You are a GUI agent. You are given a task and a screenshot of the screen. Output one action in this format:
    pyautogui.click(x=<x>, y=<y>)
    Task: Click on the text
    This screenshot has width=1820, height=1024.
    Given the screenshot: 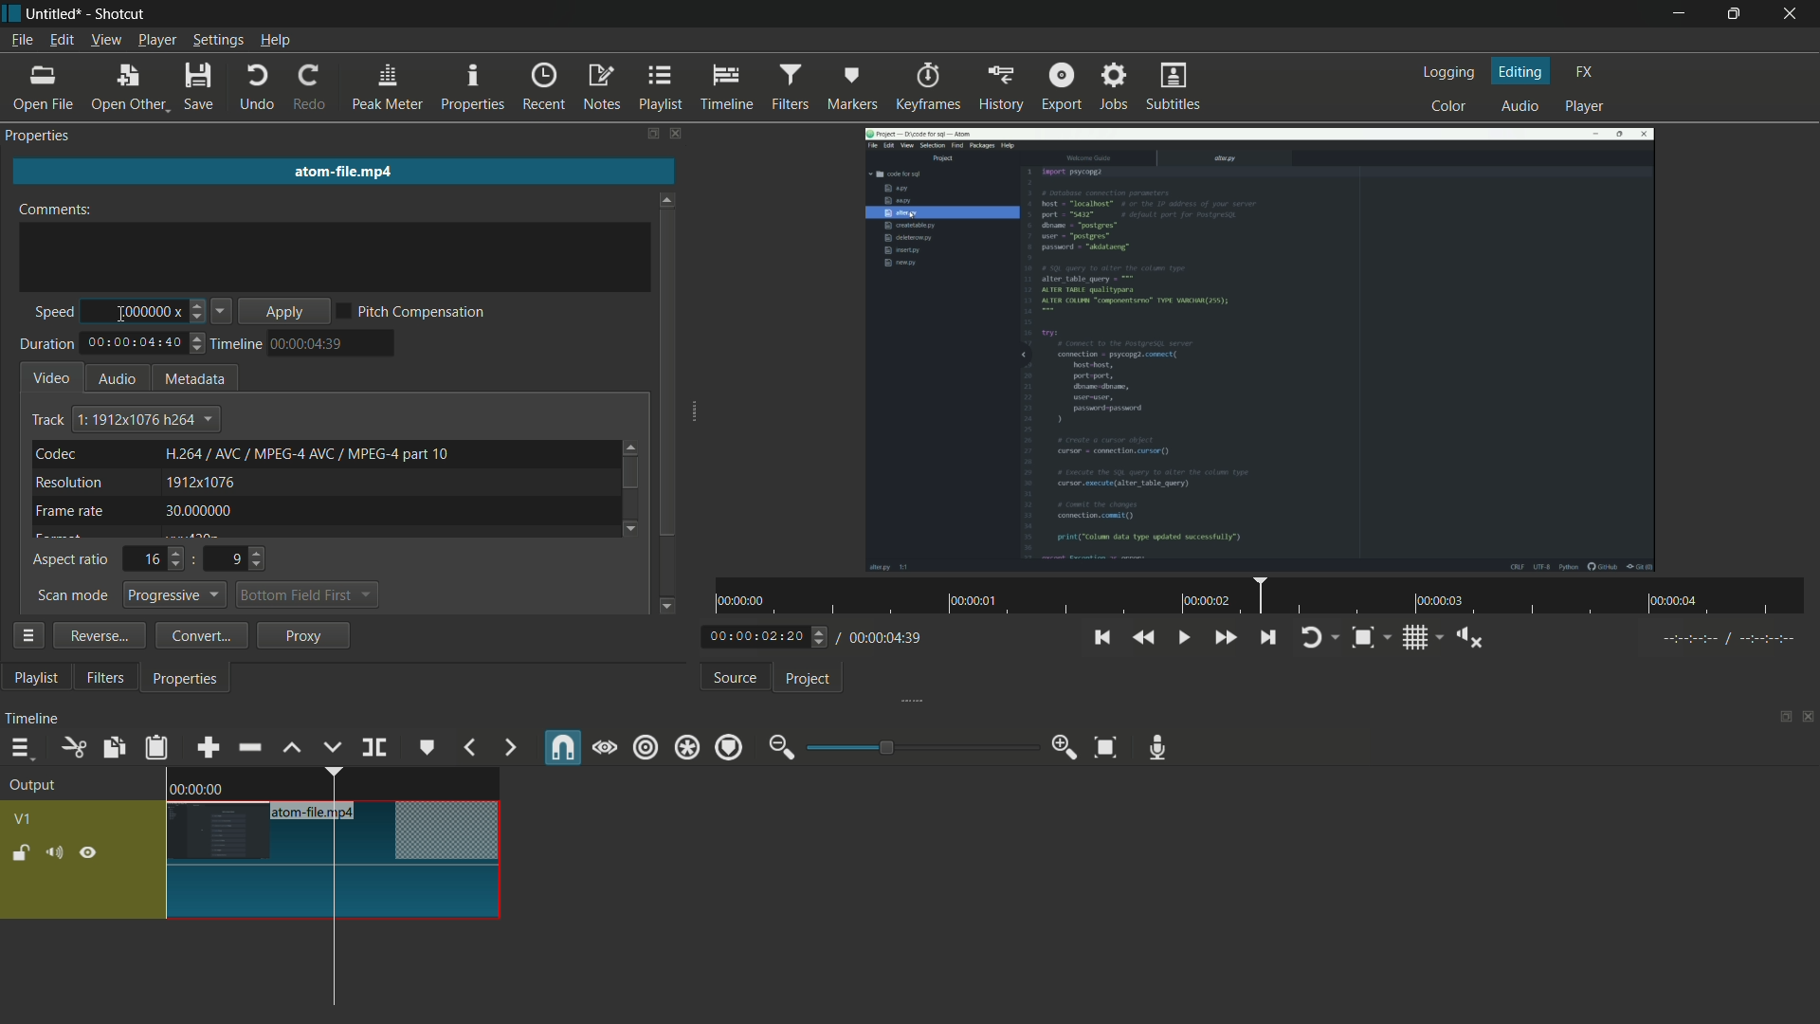 What is the action you would take?
    pyautogui.click(x=146, y=418)
    